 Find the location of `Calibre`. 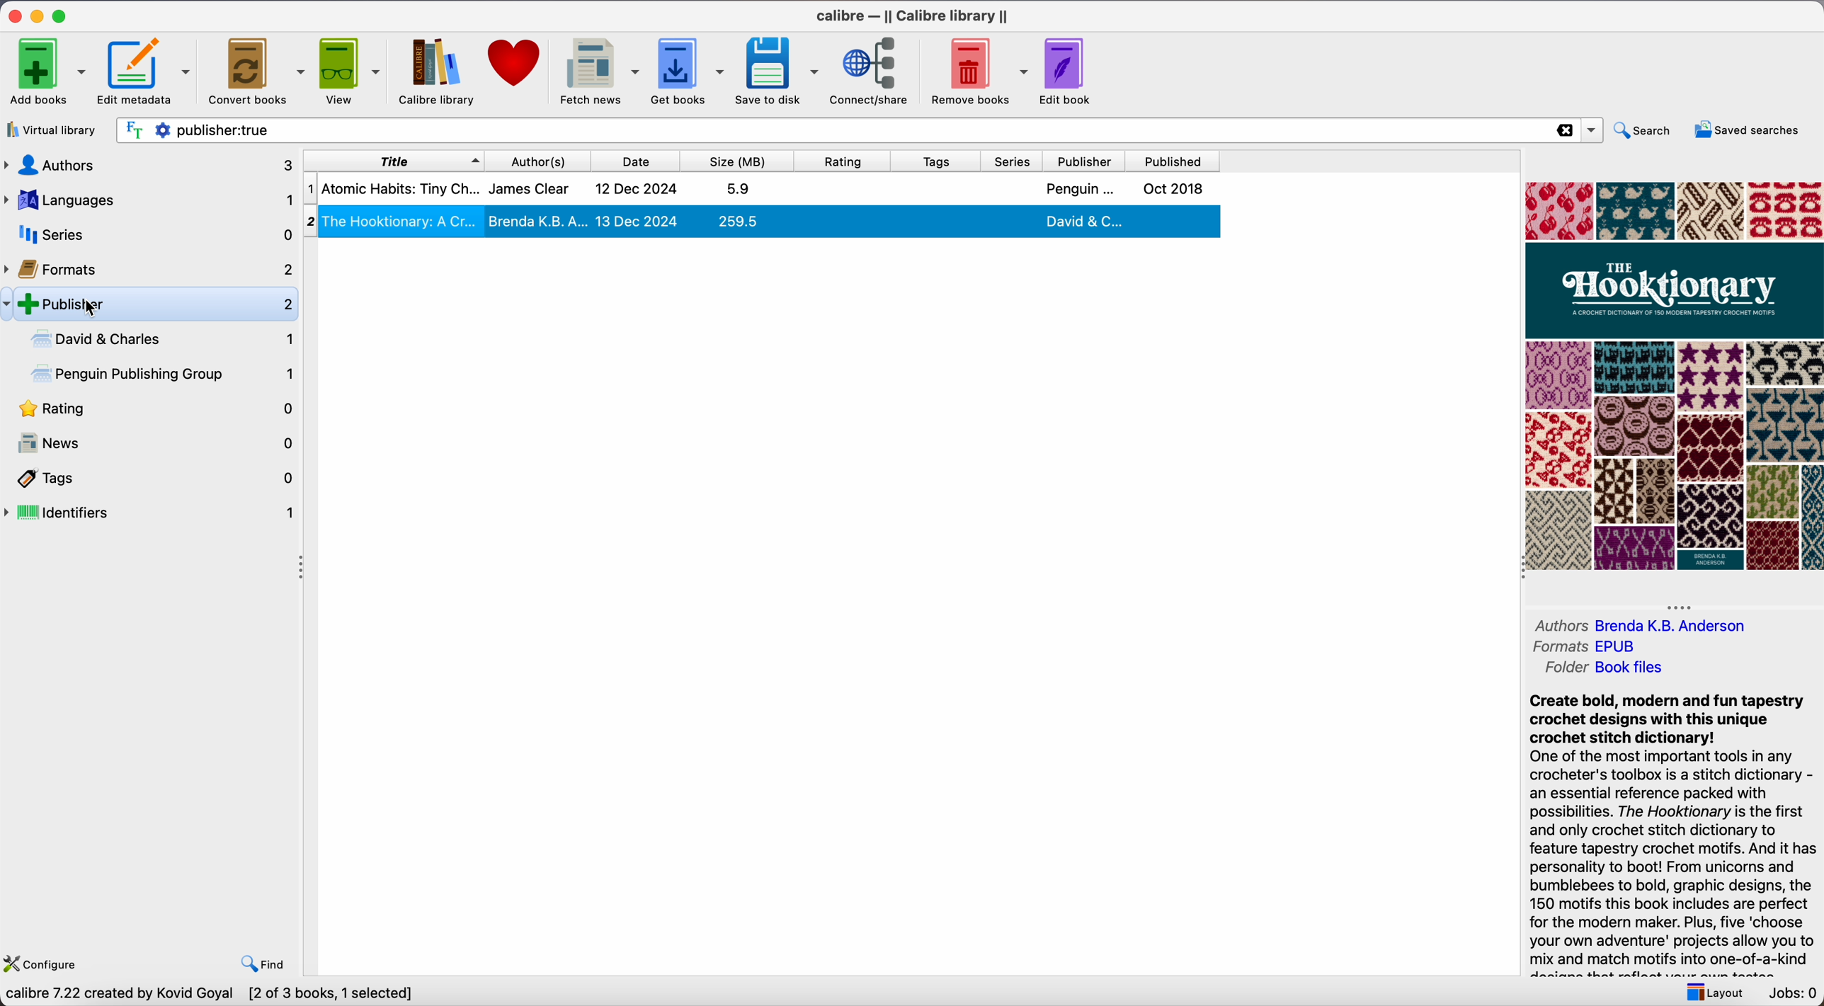

Calibre is located at coordinates (914, 16).